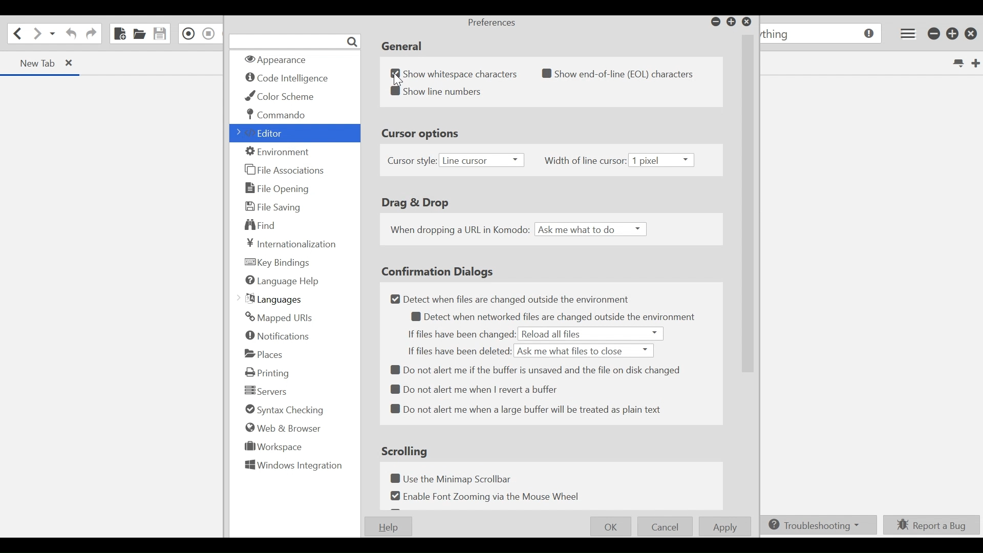 The height and width of the screenshot is (553, 983). What do you see at coordinates (271, 300) in the screenshot?
I see `Languages` at bounding box center [271, 300].